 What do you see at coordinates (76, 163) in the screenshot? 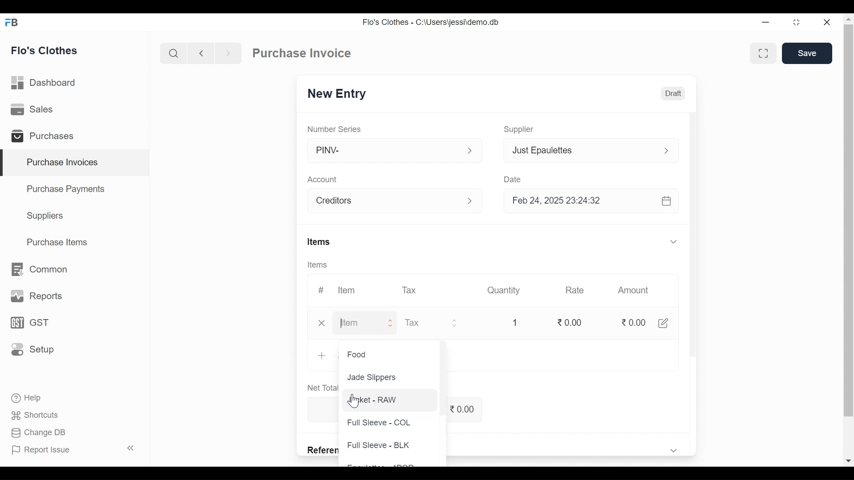
I see `Purchase Invoices` at bounding box center [76, 163].